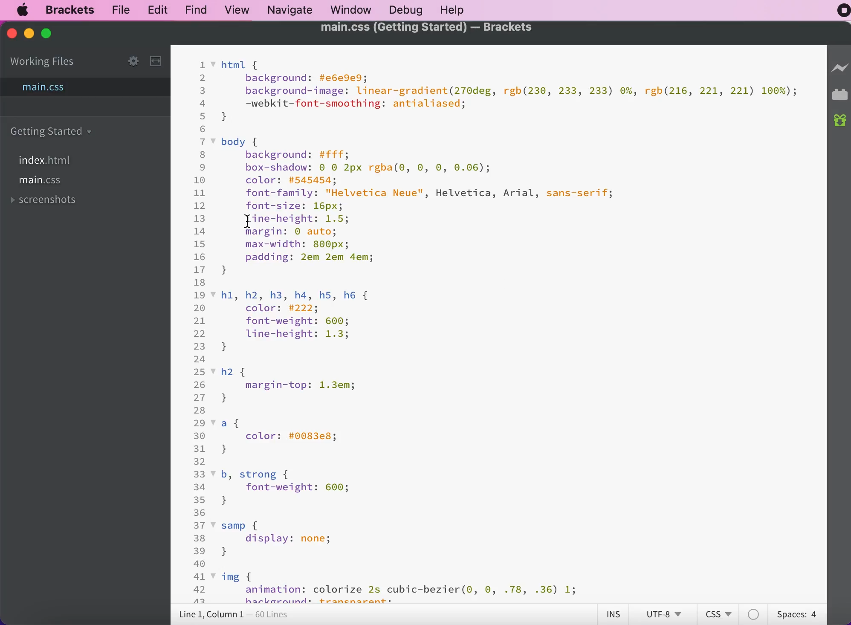 Image resolution: width=851 pixels, height=625 pixels. I want to click on 3, so click(202, 91).